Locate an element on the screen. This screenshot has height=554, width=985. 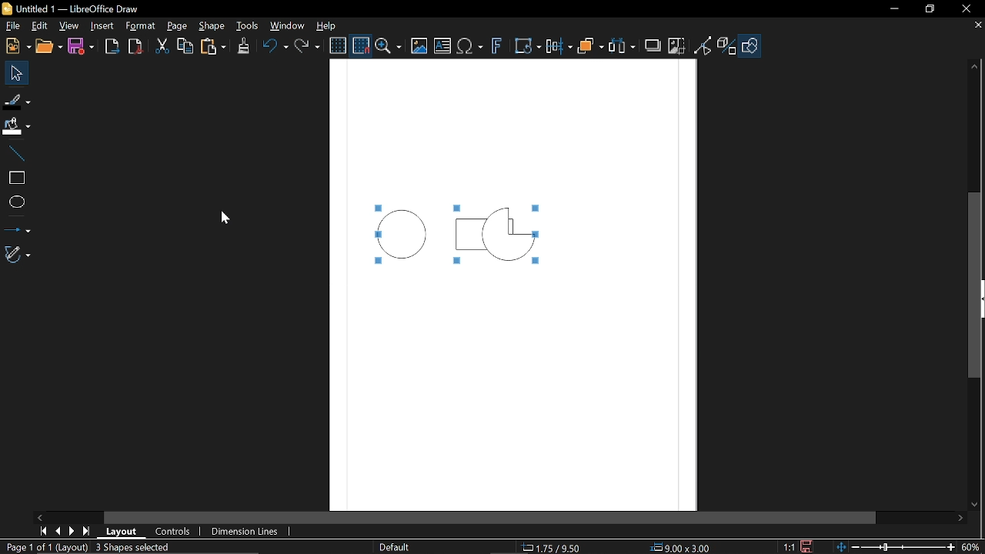
Insert text is located at coordinates (442, 46).